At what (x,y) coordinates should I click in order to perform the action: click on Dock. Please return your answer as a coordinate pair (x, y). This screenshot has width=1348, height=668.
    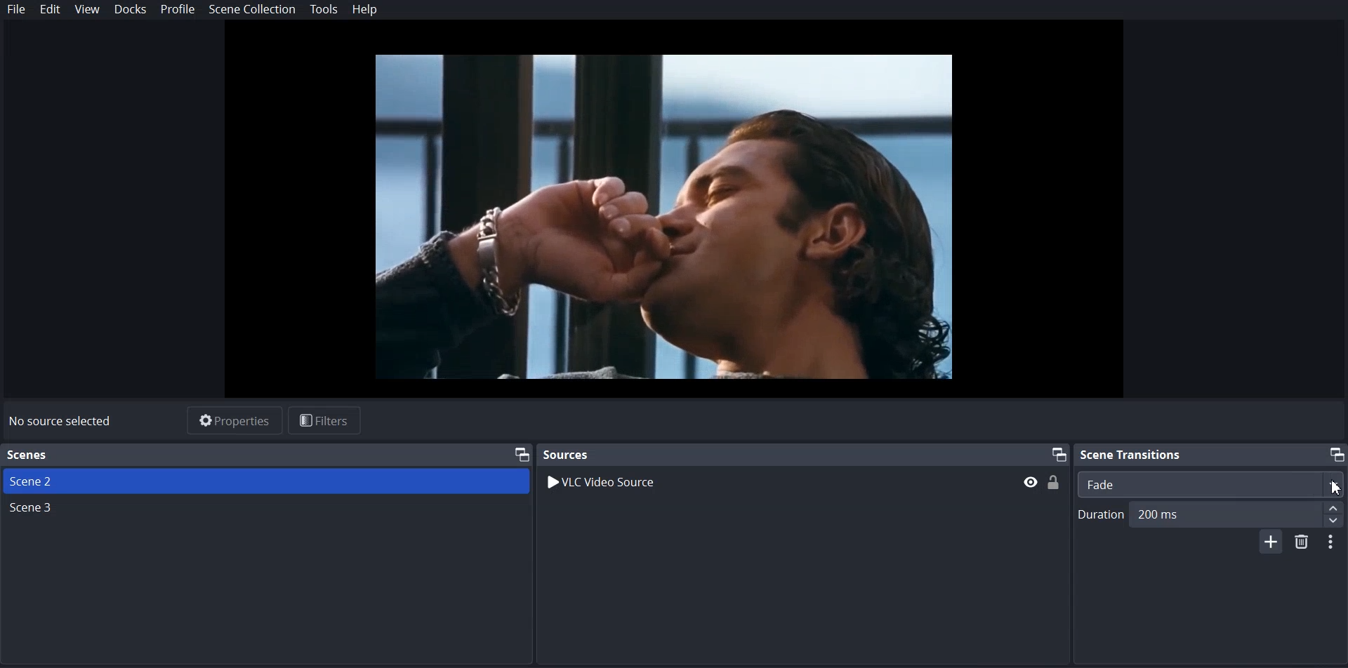
    Looking at the image, I should click on (131, 10).